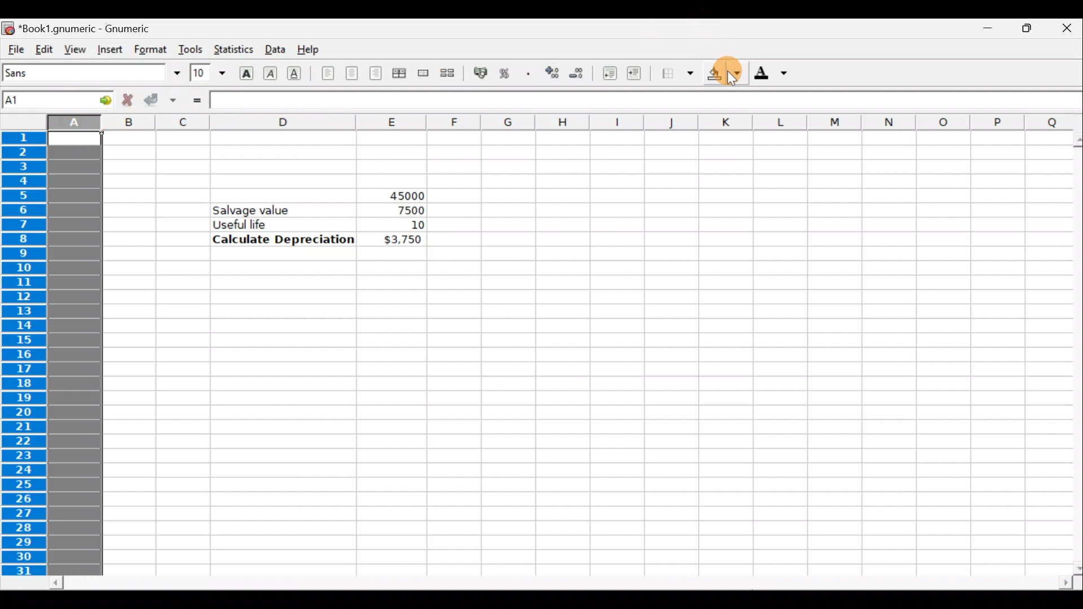 The height and width of the screenshot is (609, 1083). Describe the element at coordinates (328, 74) in the screenshot. I see `Align left` at that location.